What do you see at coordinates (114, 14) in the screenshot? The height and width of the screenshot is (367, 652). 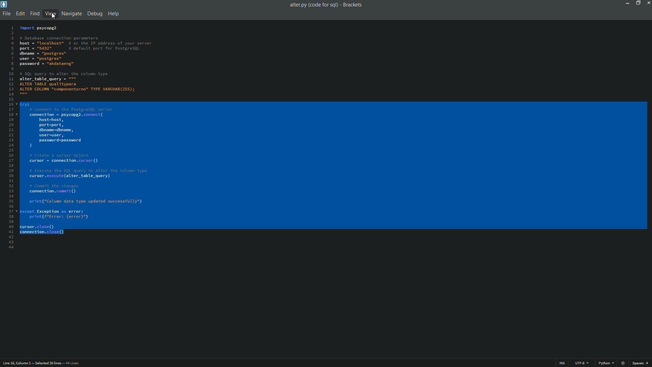 I see `help menu` at bounding box center [114, 14].